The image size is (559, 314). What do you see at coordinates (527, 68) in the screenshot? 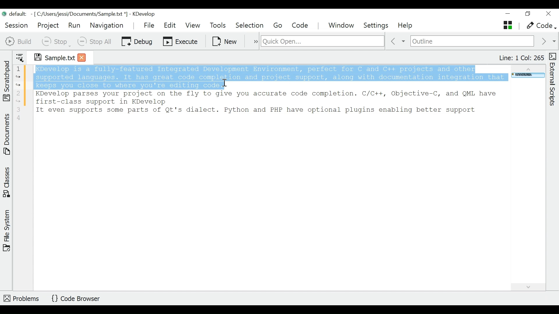
I see `Scroll up` at bounding box center [527, 68].